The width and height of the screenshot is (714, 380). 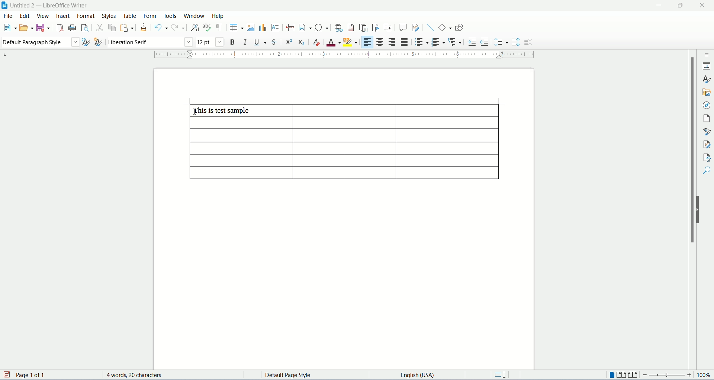 What do you see at coordinates (316, 42) in the screenshot?
I see `clear formatting` at bounding box center [316, 42].